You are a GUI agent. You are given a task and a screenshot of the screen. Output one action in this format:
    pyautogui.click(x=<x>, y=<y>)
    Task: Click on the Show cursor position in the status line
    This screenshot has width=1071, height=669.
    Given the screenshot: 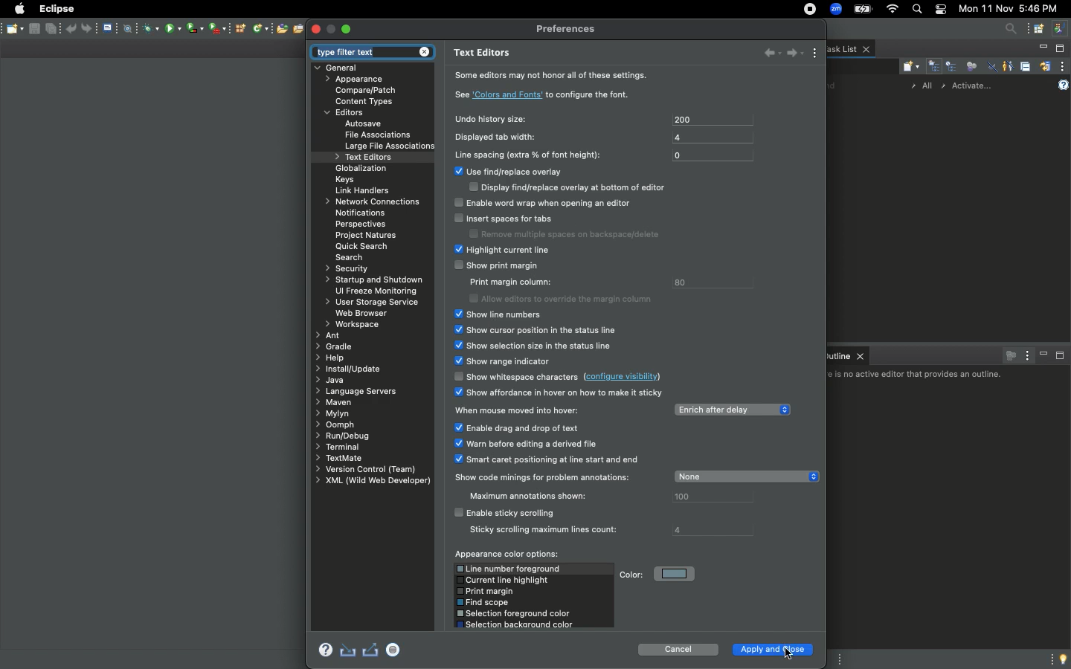 What is the action you would take?
    pyautogui.click(x=536, y=329)
    